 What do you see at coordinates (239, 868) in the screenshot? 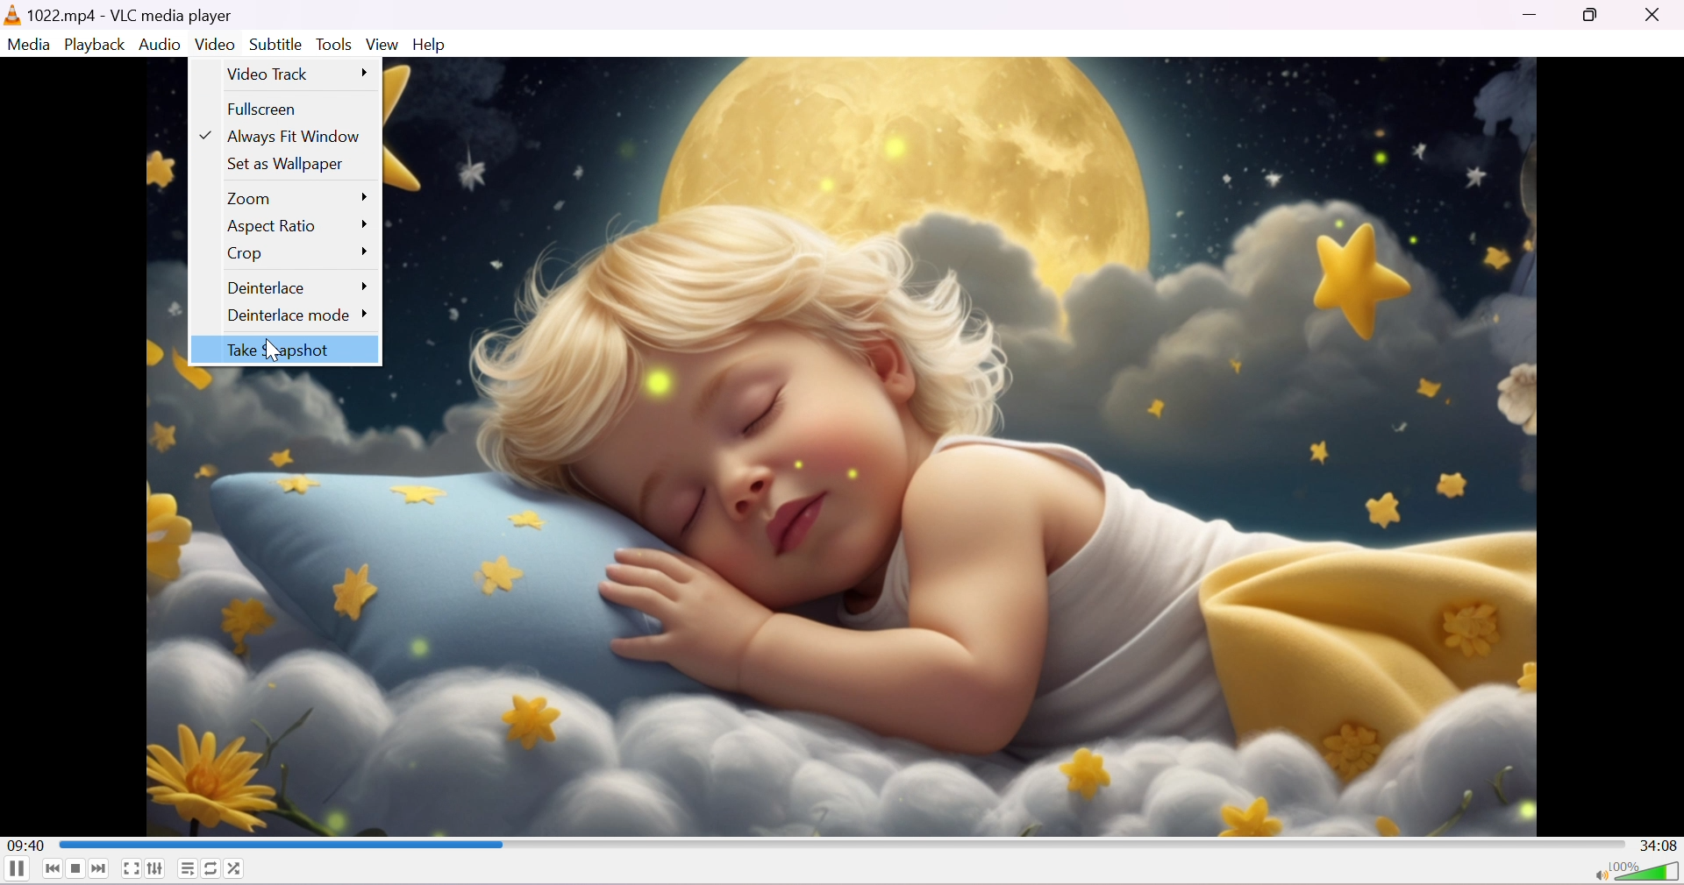
I see `Random` at bounding box center [239, 868].